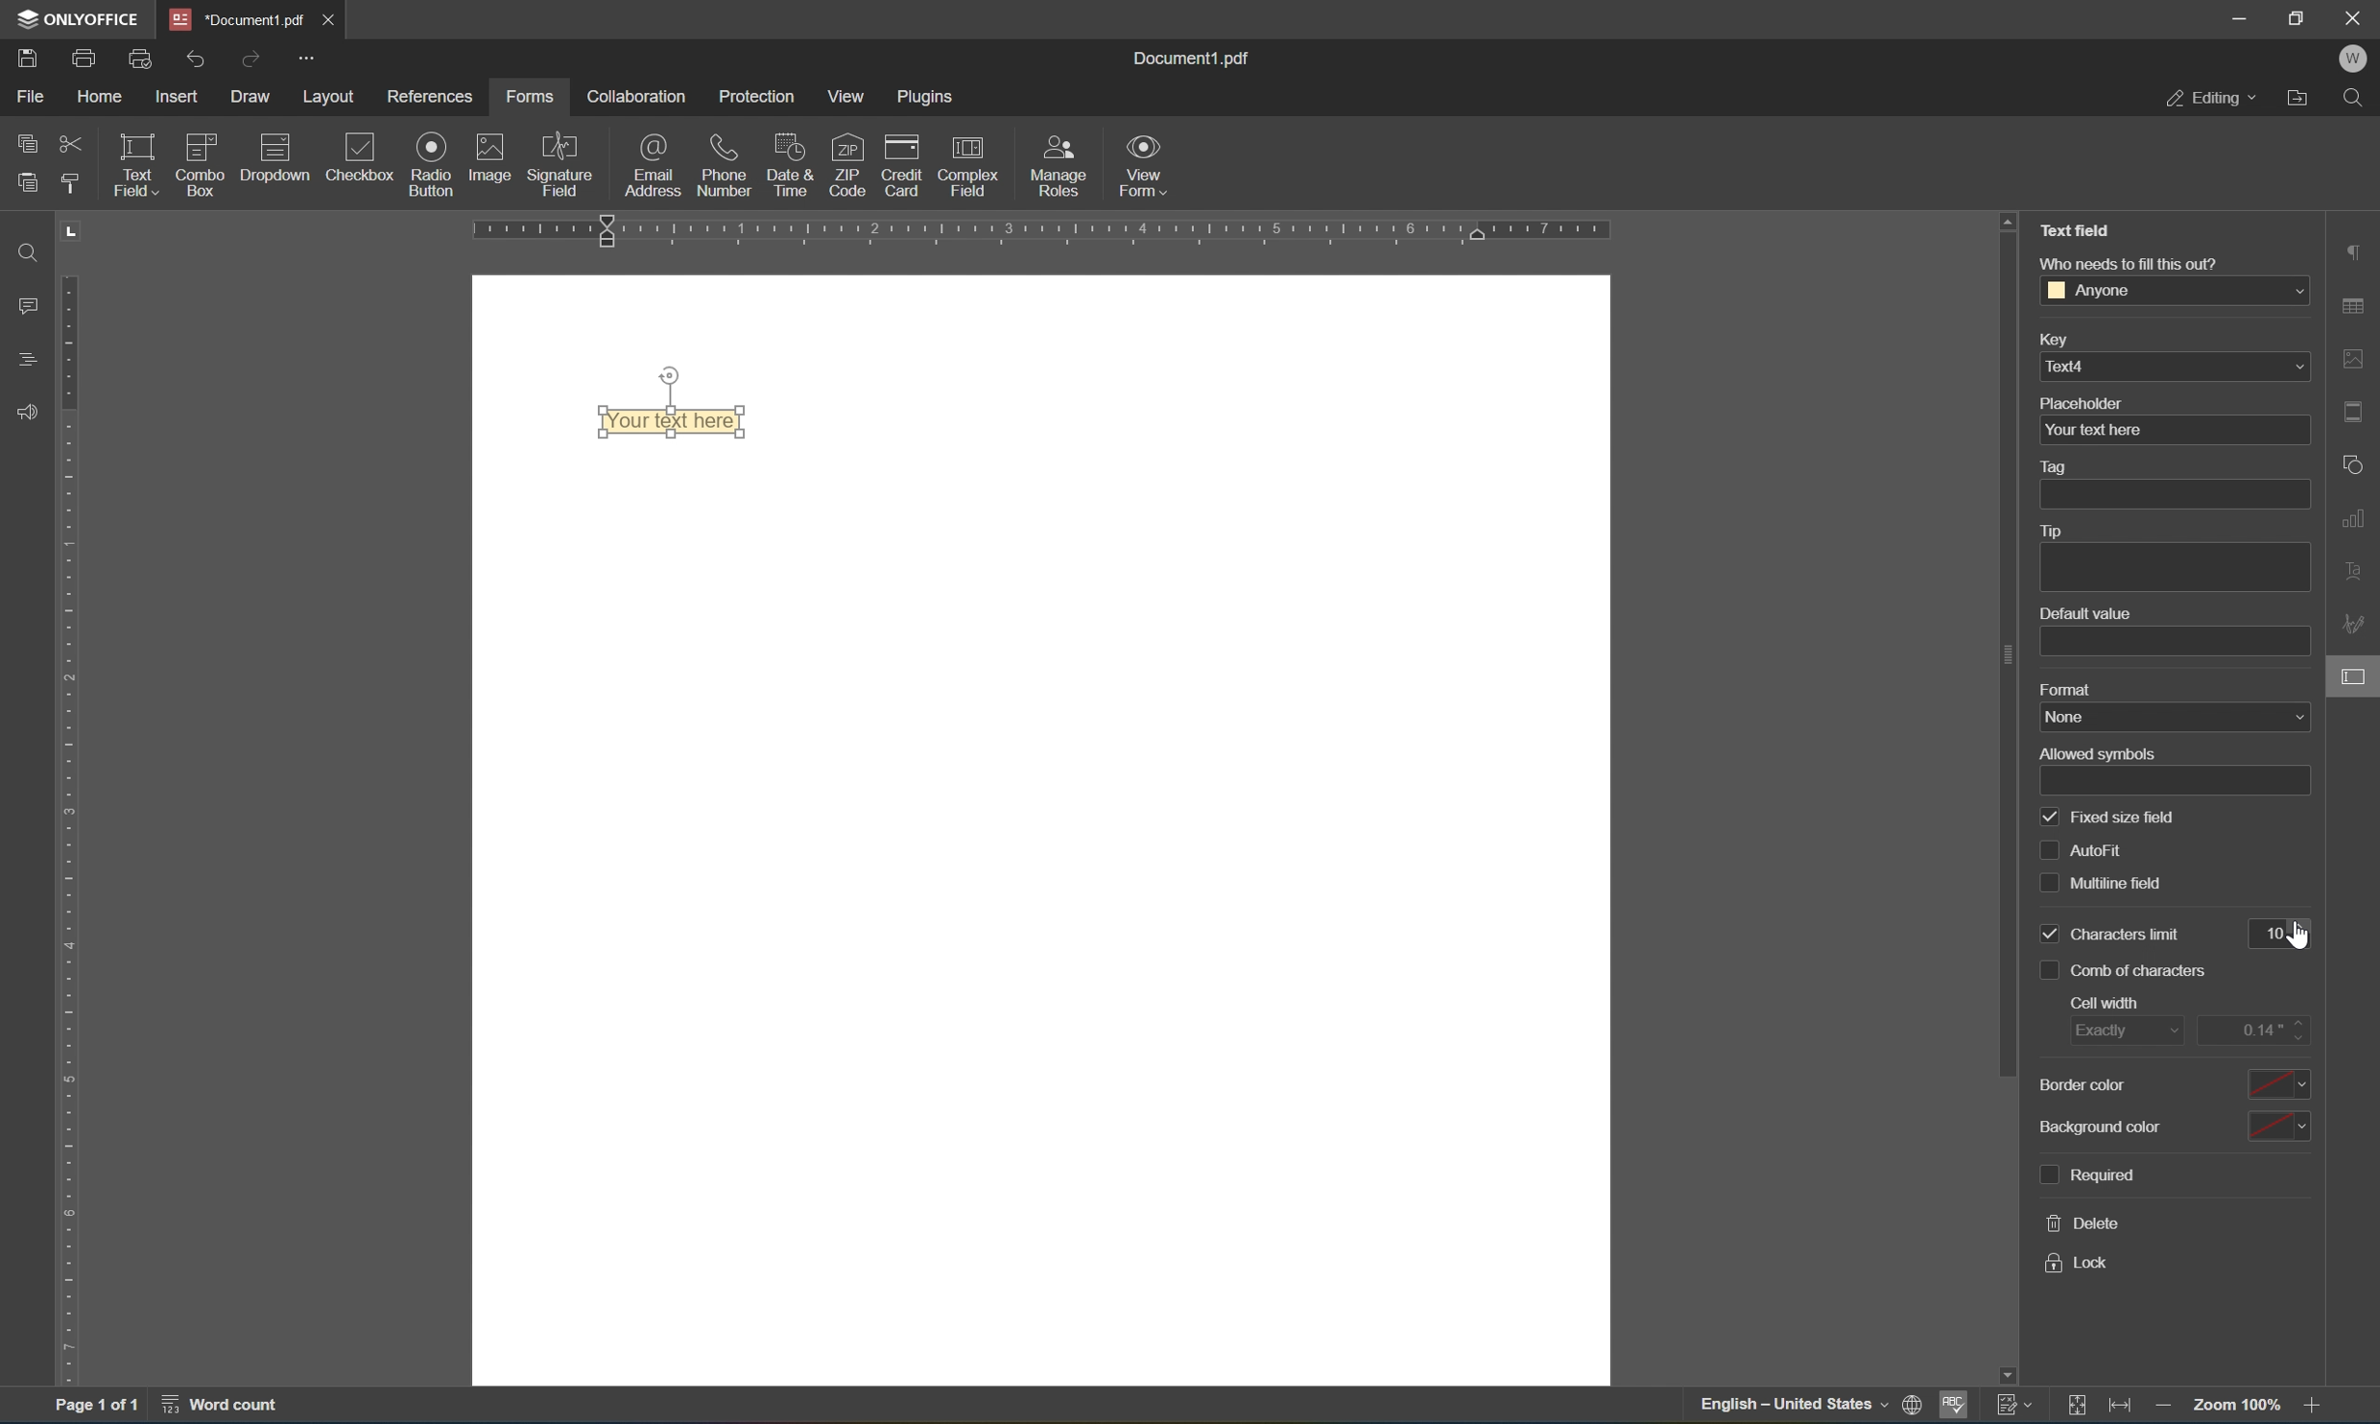  Describe the element at coordinates (102, 95) in the screenshot. I see `home` at that location.